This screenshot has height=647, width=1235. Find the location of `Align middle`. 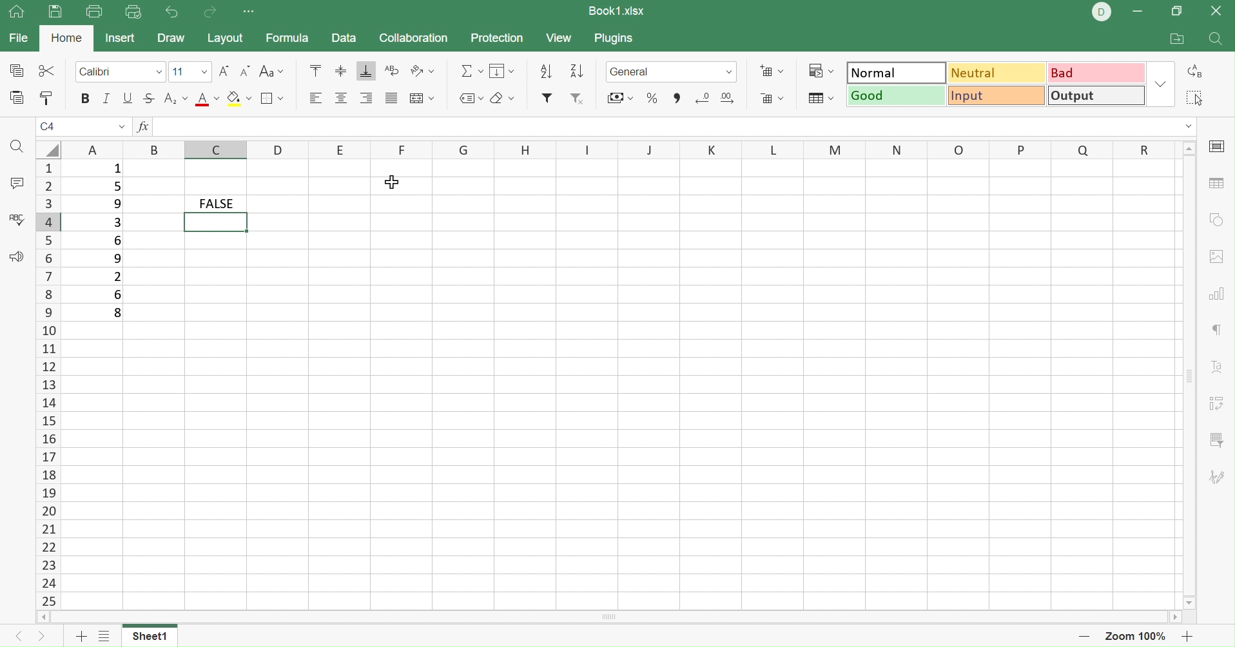

Align middle is located at coordinates (340, 70).